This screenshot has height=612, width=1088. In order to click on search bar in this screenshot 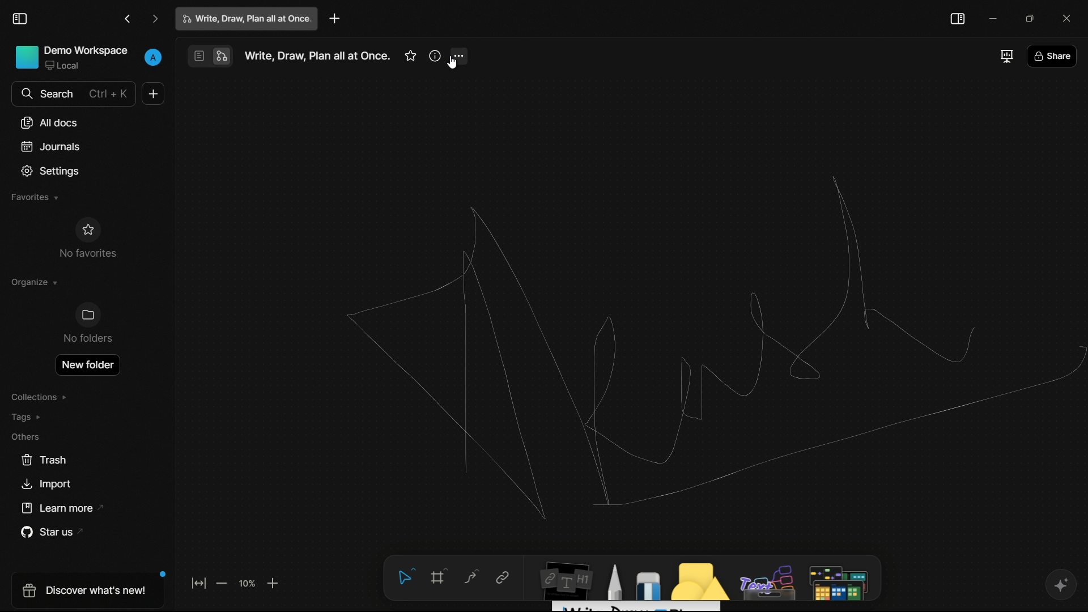, I will do `click(76, 95)`.